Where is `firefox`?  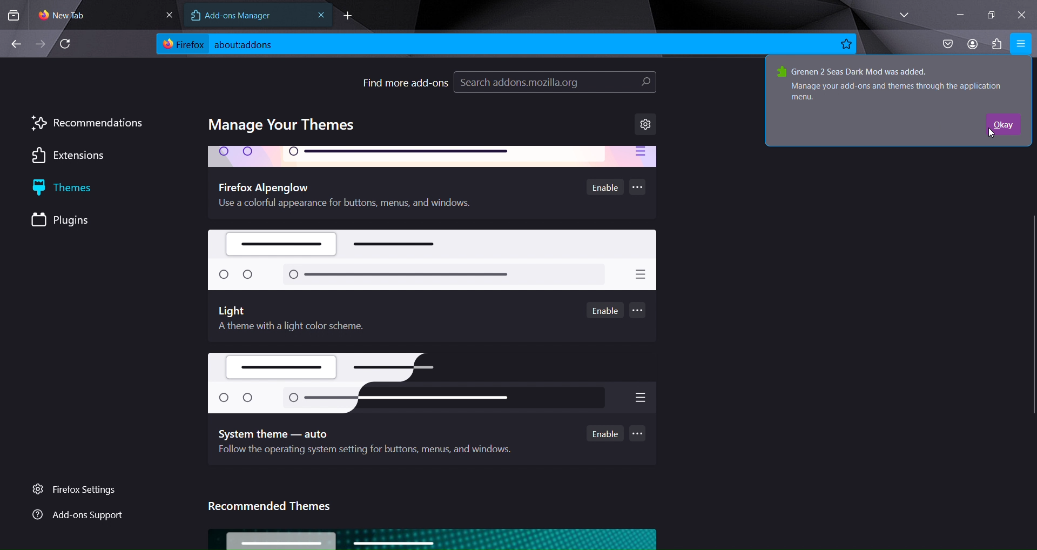
firefox is located at coordinates (182, 46).